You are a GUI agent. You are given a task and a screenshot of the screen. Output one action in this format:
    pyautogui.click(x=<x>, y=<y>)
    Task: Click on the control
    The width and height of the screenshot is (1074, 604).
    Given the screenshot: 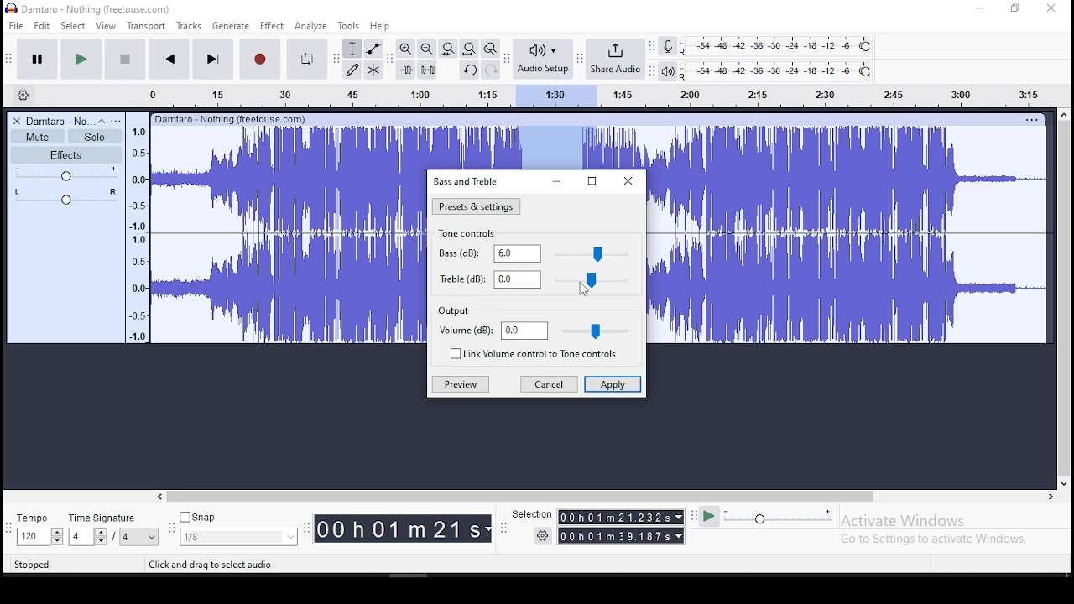 What is the action you would take?
    pyautogui.click(x=597, y=330)
    